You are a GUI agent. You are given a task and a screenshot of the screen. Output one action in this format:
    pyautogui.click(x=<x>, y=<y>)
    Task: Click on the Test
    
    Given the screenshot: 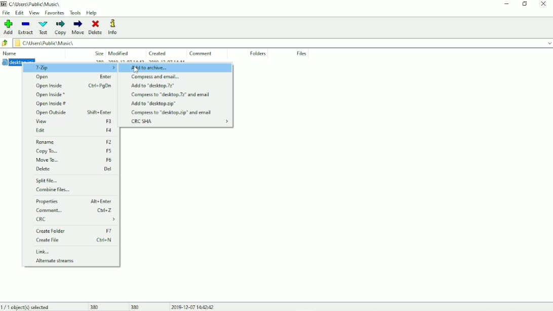 What is the action you would take?
    pyautogui.click(x=44, y=28)
    